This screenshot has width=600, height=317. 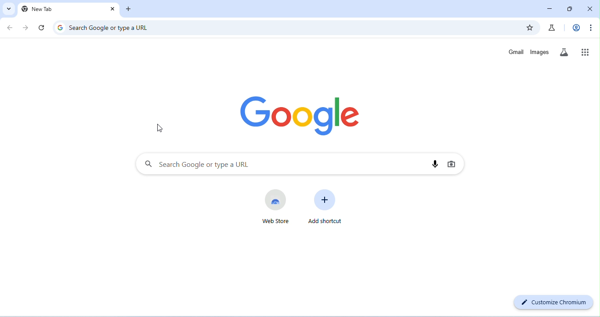 I want to click on customize and control chromium, so click(x=590, y=28).